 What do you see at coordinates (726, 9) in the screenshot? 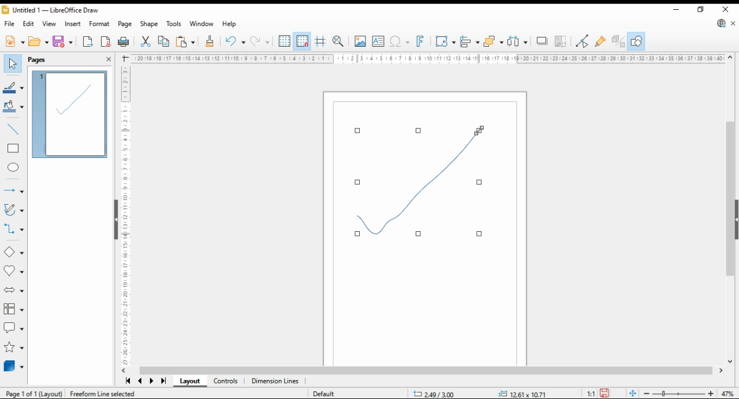
I see `close` at bounding box center [726, 9].